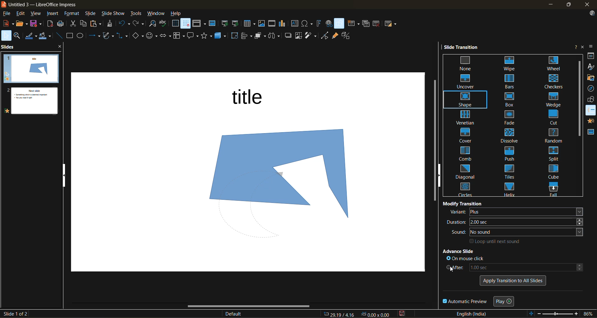  Describe the element at coordinates (61, 48) in the screenshot. I see `close pane` at that location.